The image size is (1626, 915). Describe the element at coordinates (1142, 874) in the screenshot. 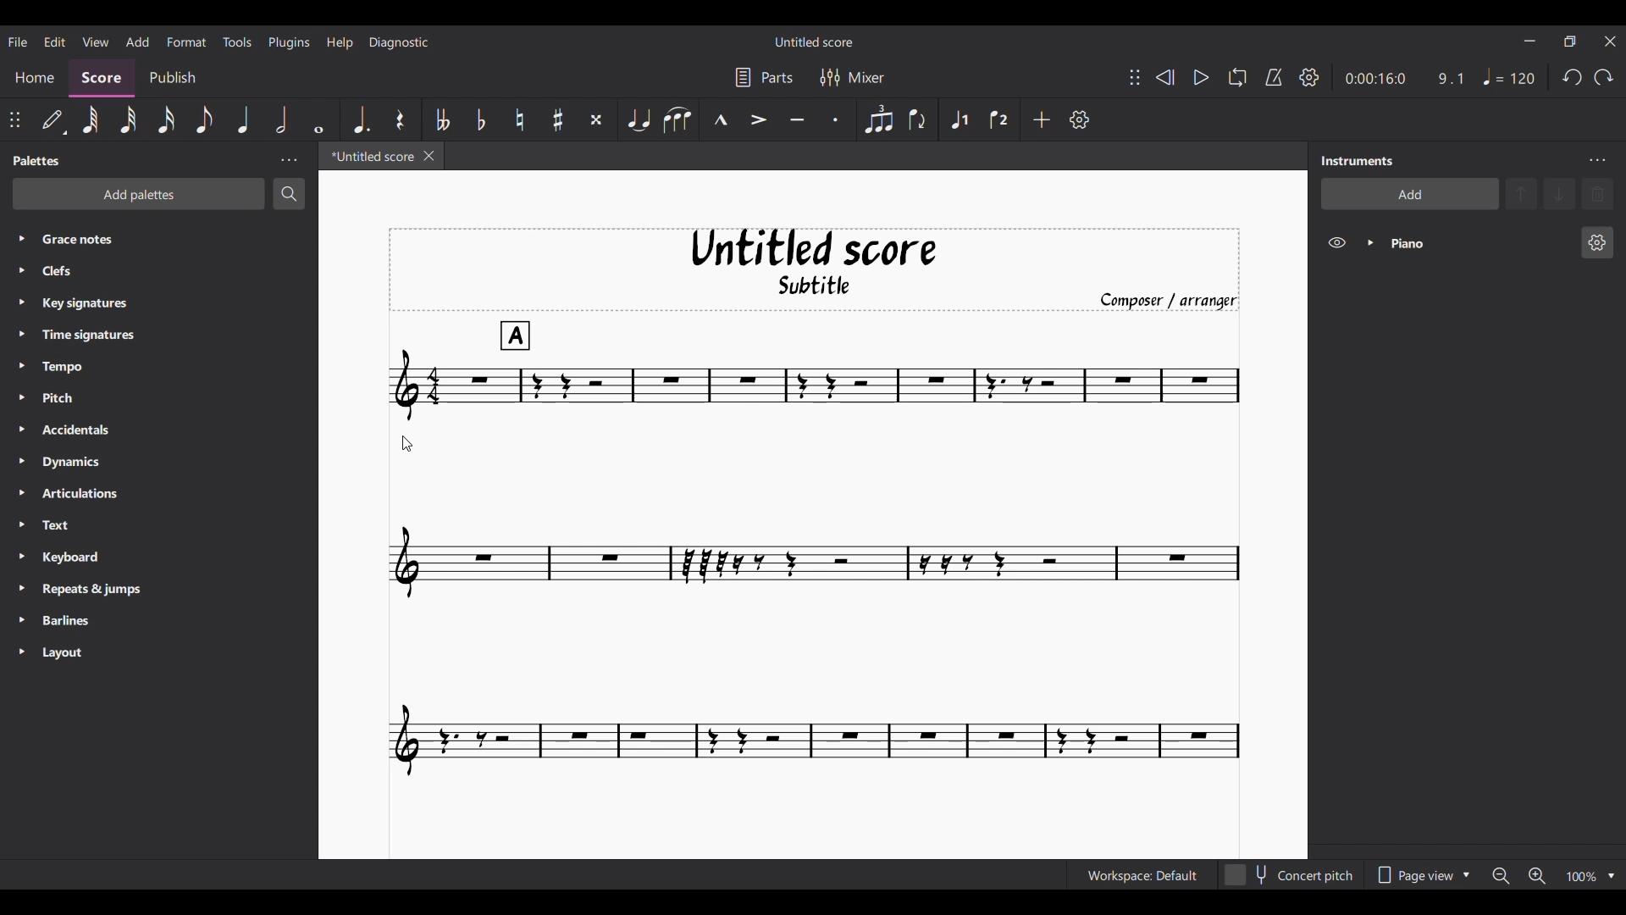

I see `Current workspace settings` at that location.